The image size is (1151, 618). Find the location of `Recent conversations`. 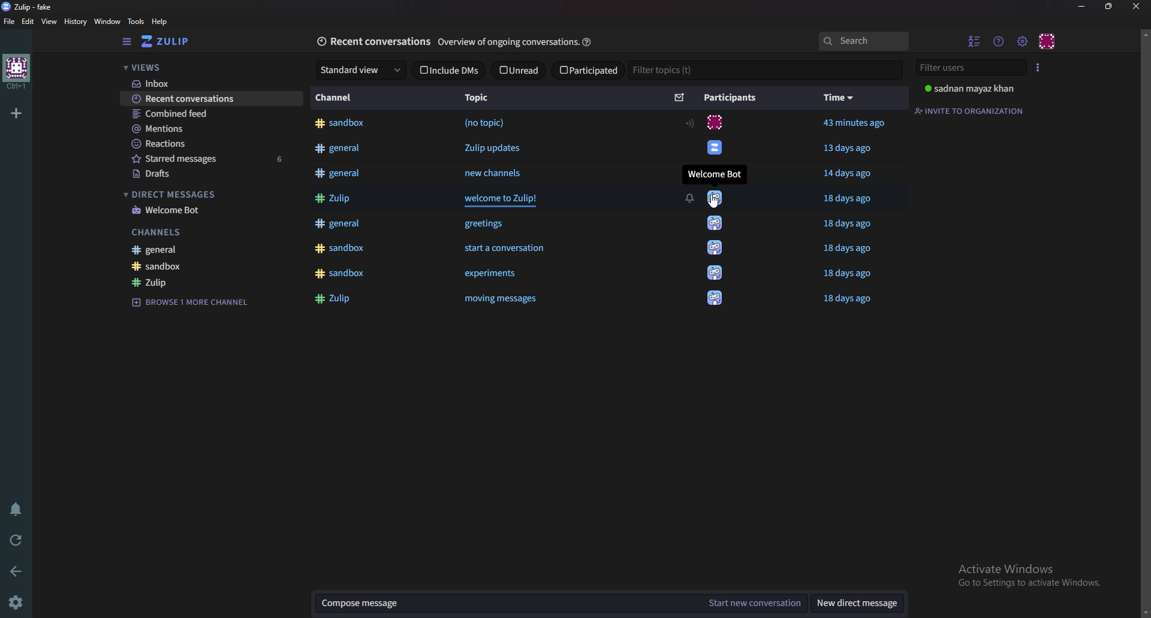

Recent conversations is located at coordinates (210, 101).